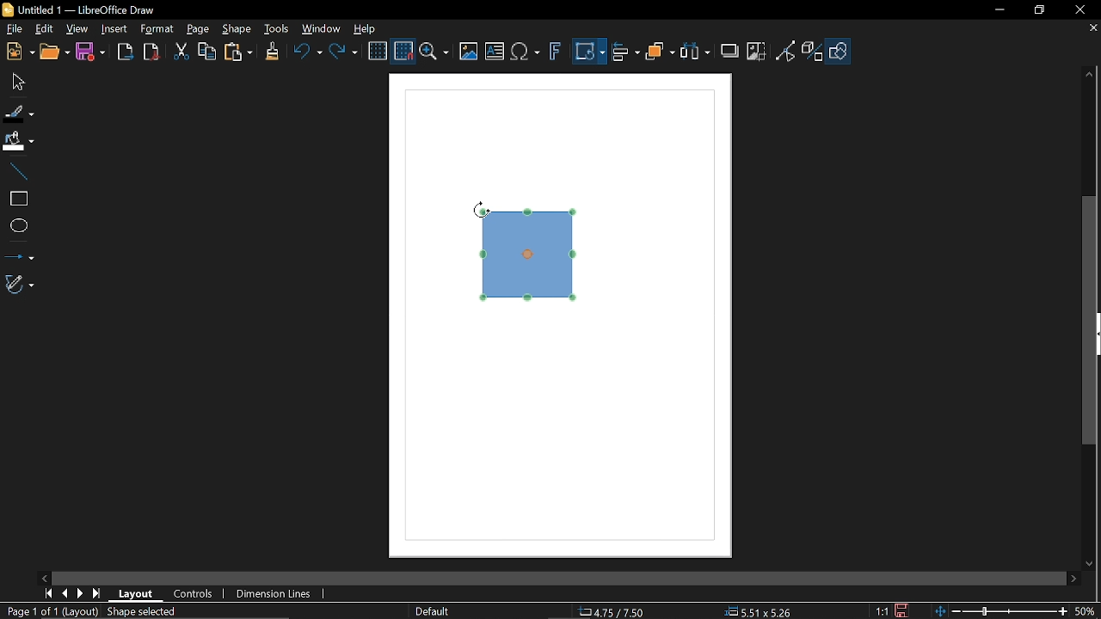 The image size is (1101, 619). What do you see at coordinates (625, 52) in the screenshot?
I see `Align` at bounding box center [625, 52].